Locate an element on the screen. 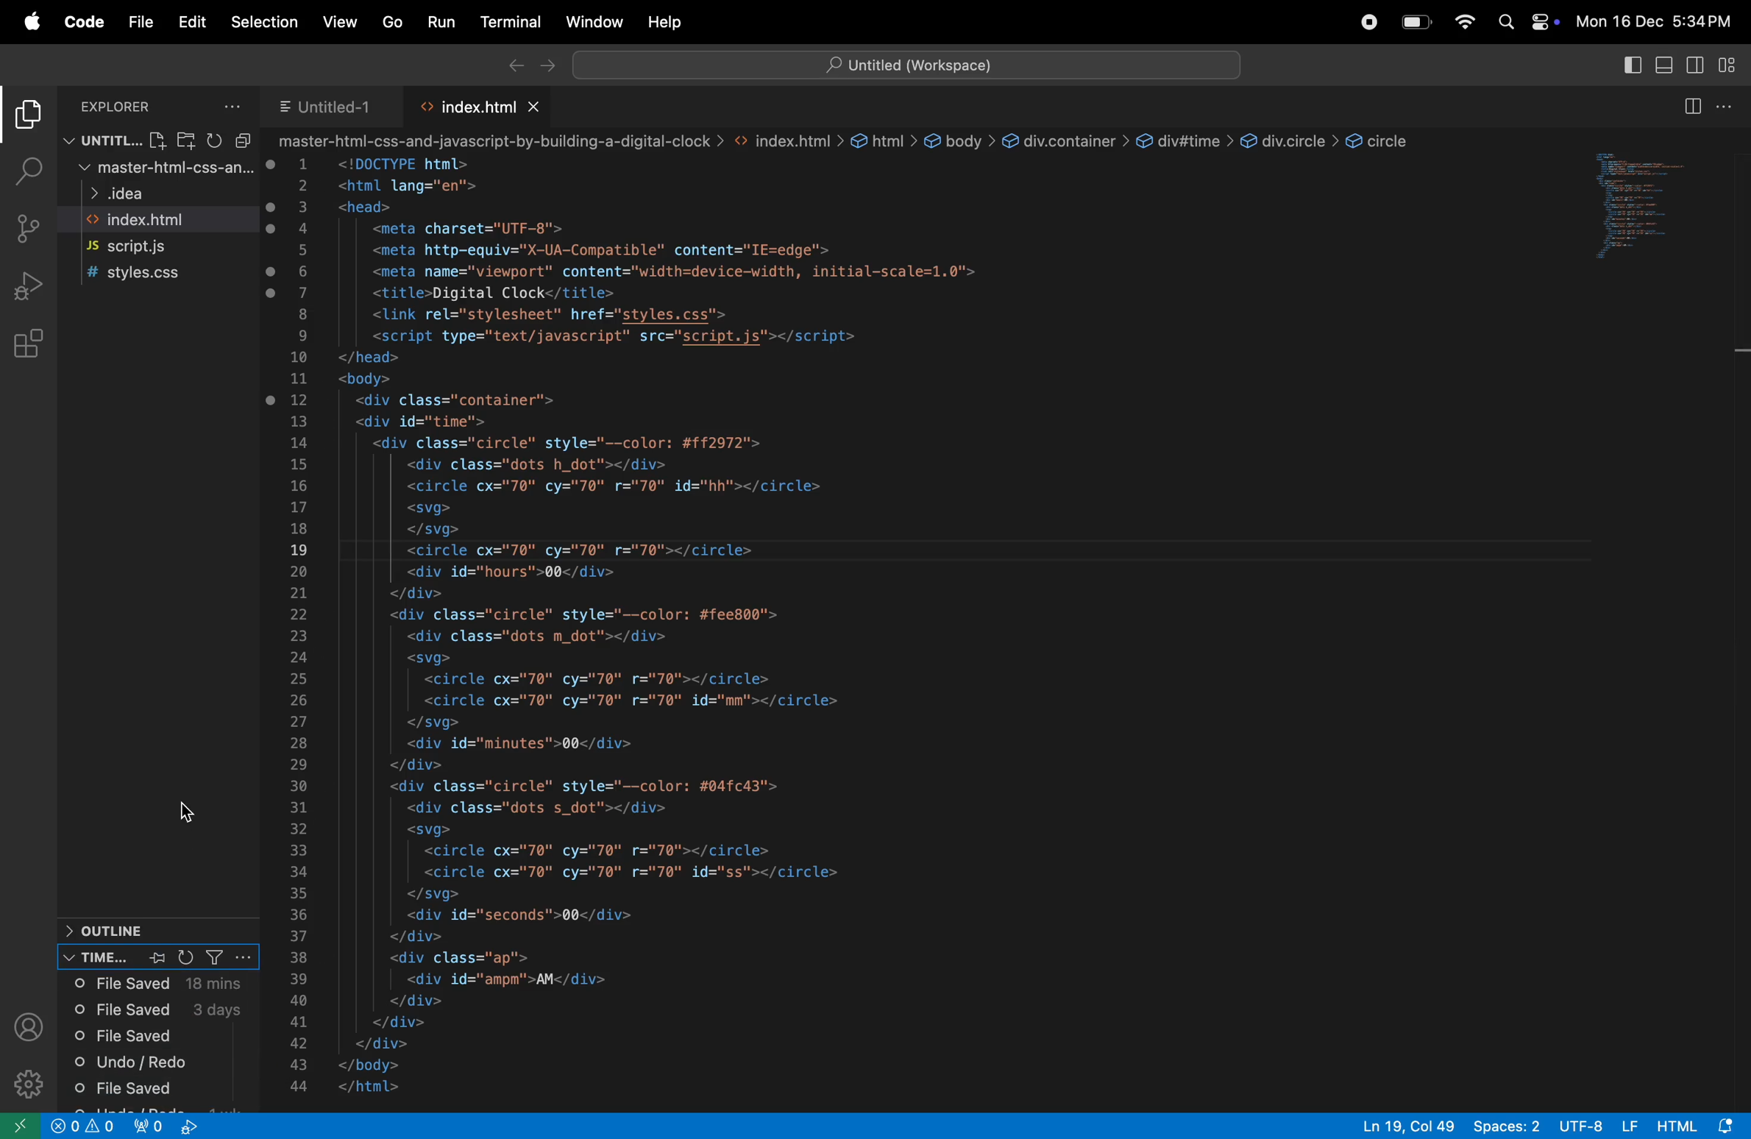 The image size is (1751, 1139). <div id="minutes">00</div> is located at coordinates (536, 745).